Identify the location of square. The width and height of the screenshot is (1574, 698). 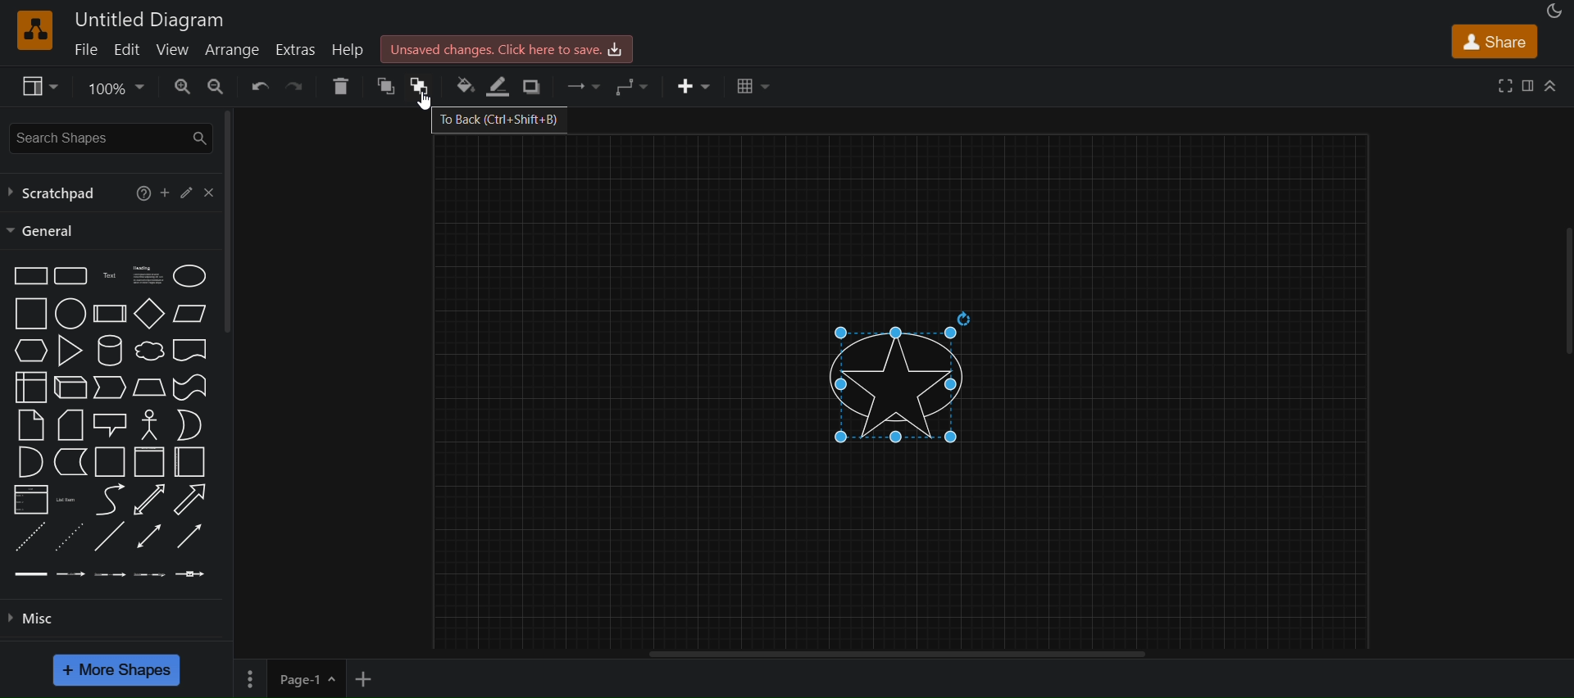
(31, 312).